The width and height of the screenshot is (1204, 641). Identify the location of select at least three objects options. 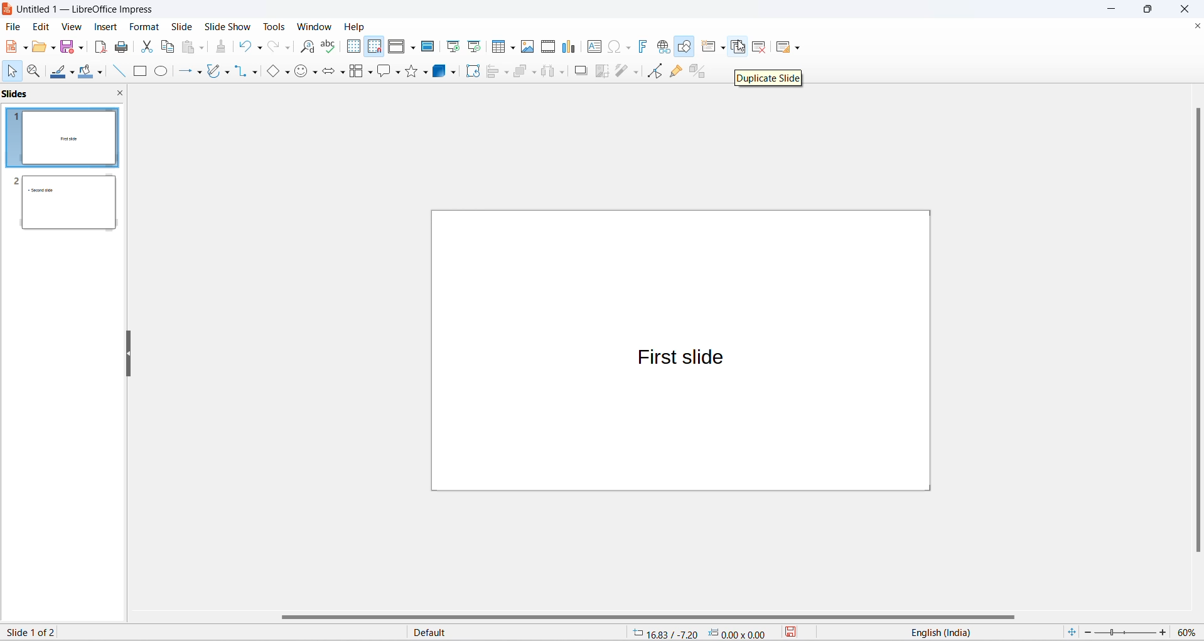
(565, 72).